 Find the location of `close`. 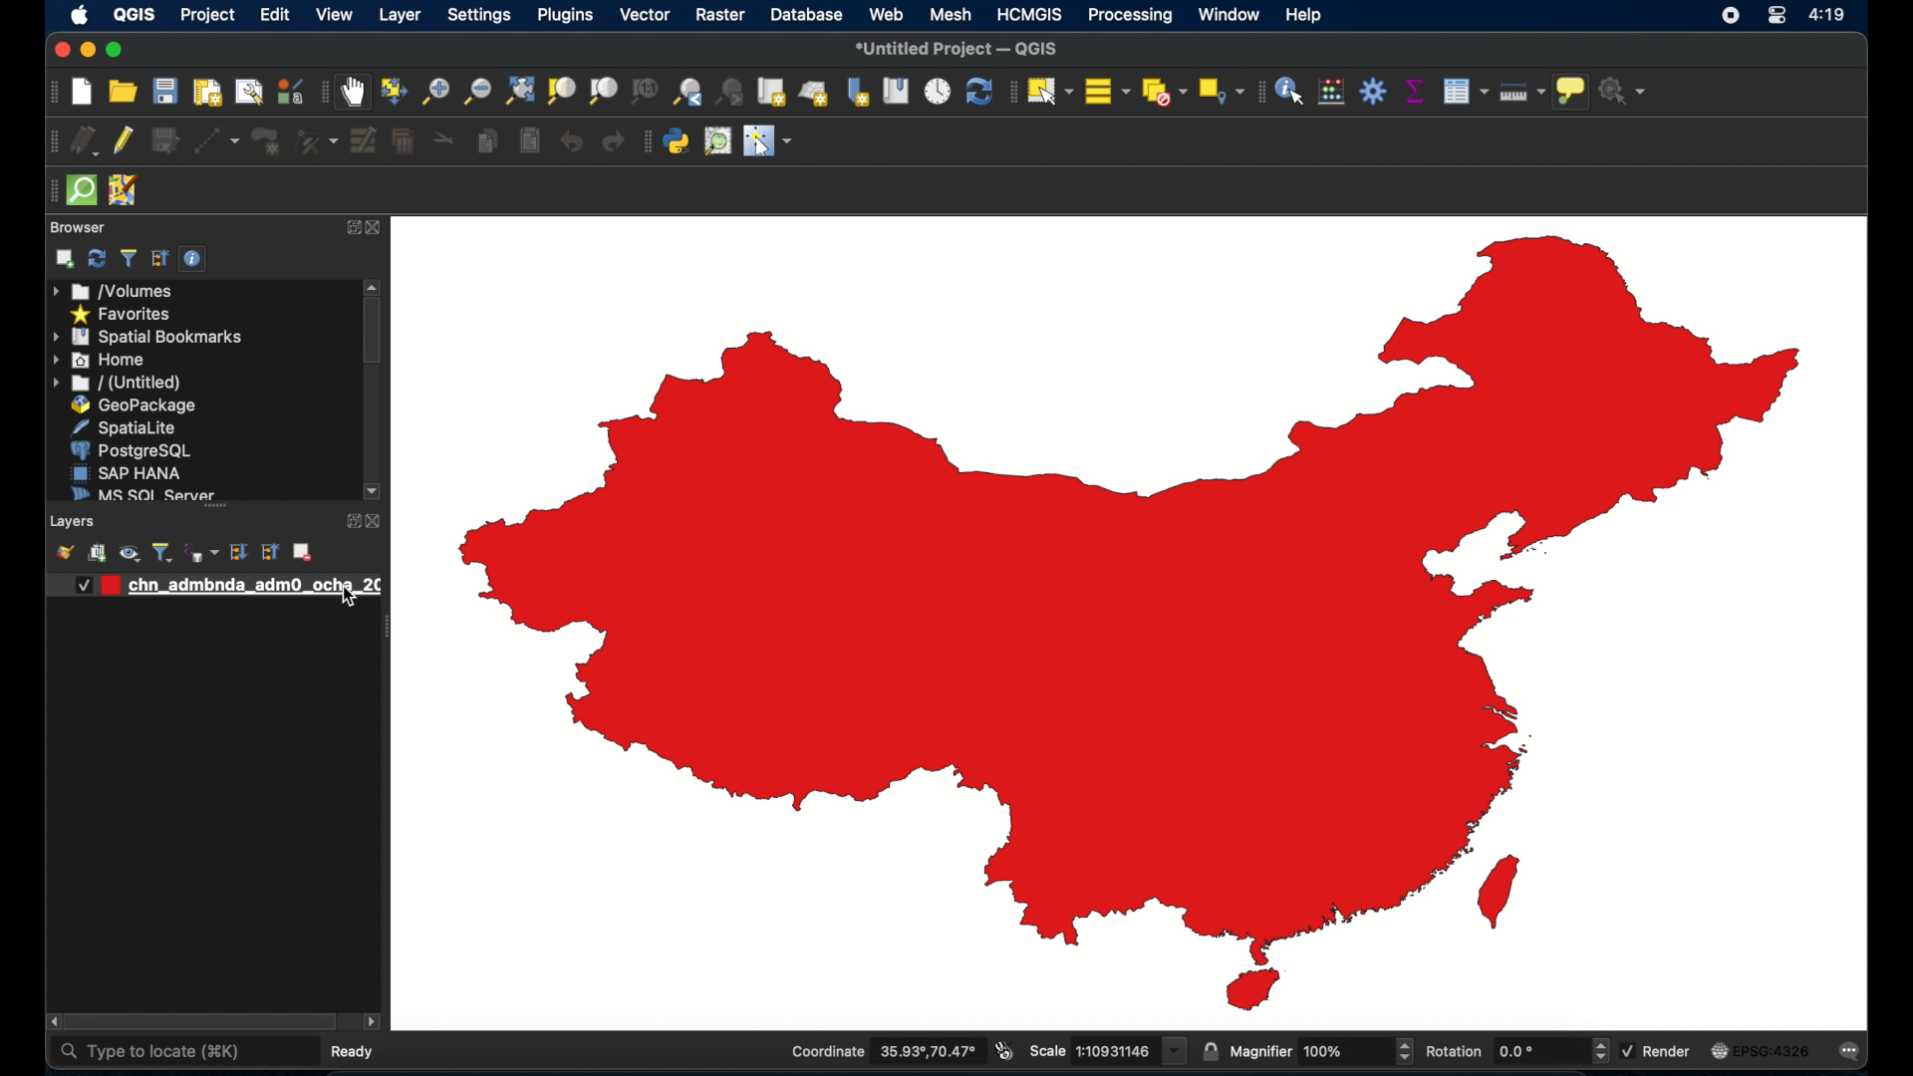

close is located at coordinates (377, 522).